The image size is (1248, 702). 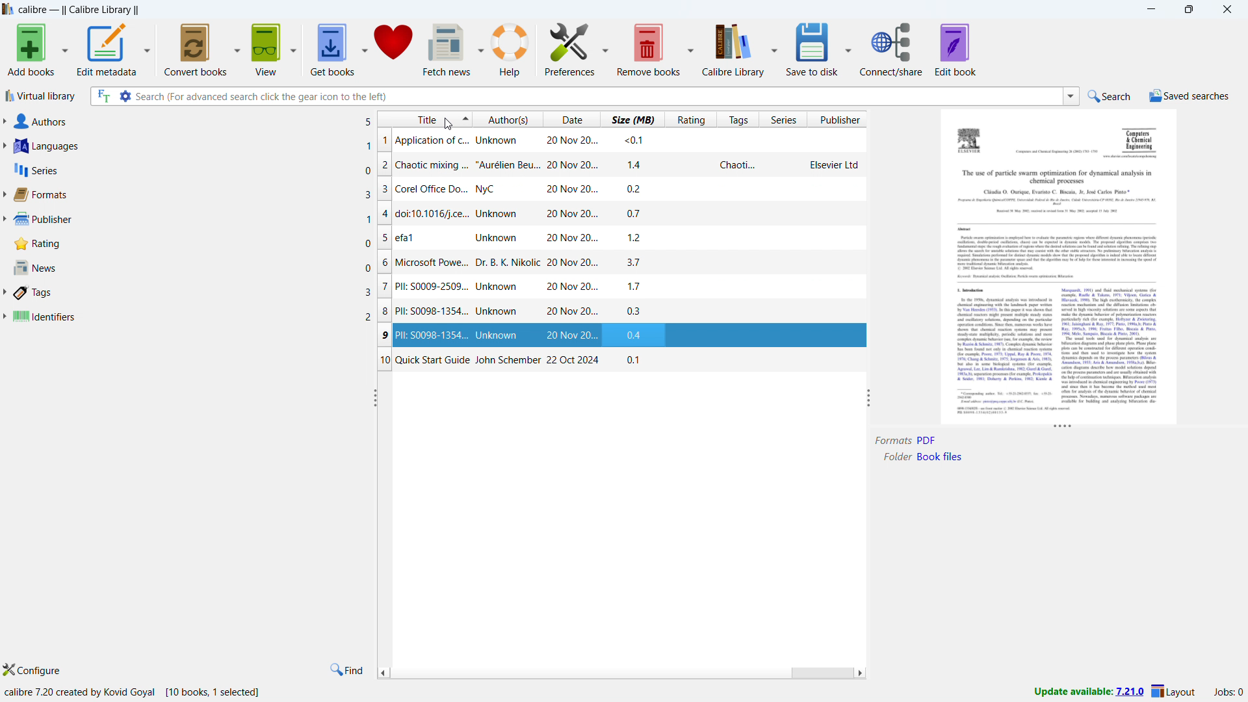 I want to click on doi:10.1016/j.ce... Unknown 20 Nov 20..., so click(x=500, y=213).